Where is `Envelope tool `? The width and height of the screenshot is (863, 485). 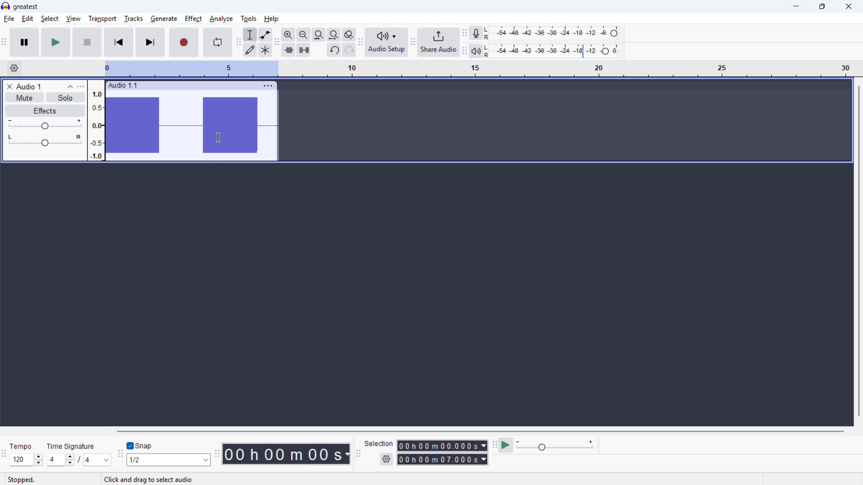 Envelope tool  is located at coordinates (266, 35).